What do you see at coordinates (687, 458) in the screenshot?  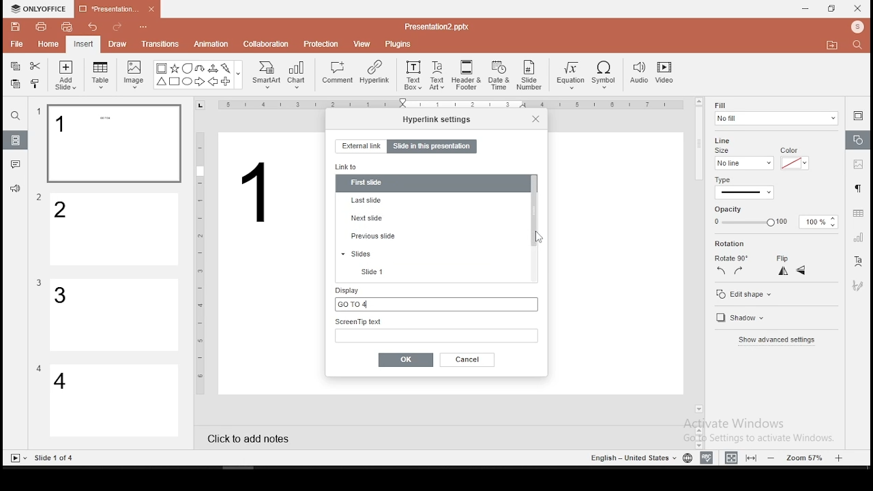 I see `language` at bounding box center [687, 458].